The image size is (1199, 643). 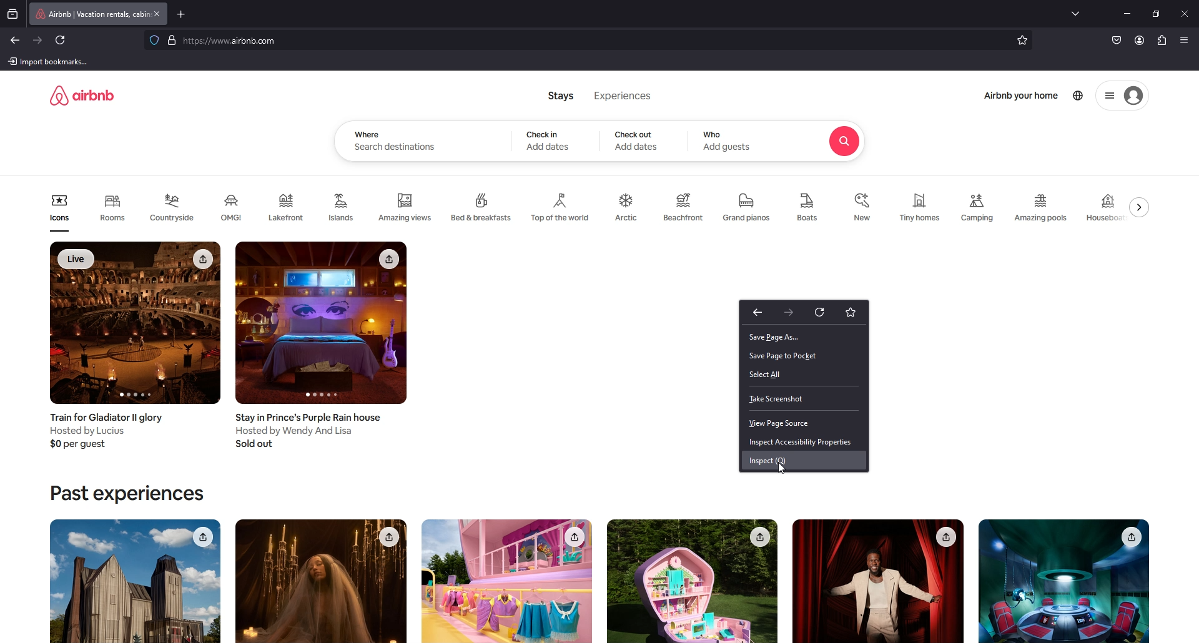 I want to click on Rooms, so click(x=112, y=212).